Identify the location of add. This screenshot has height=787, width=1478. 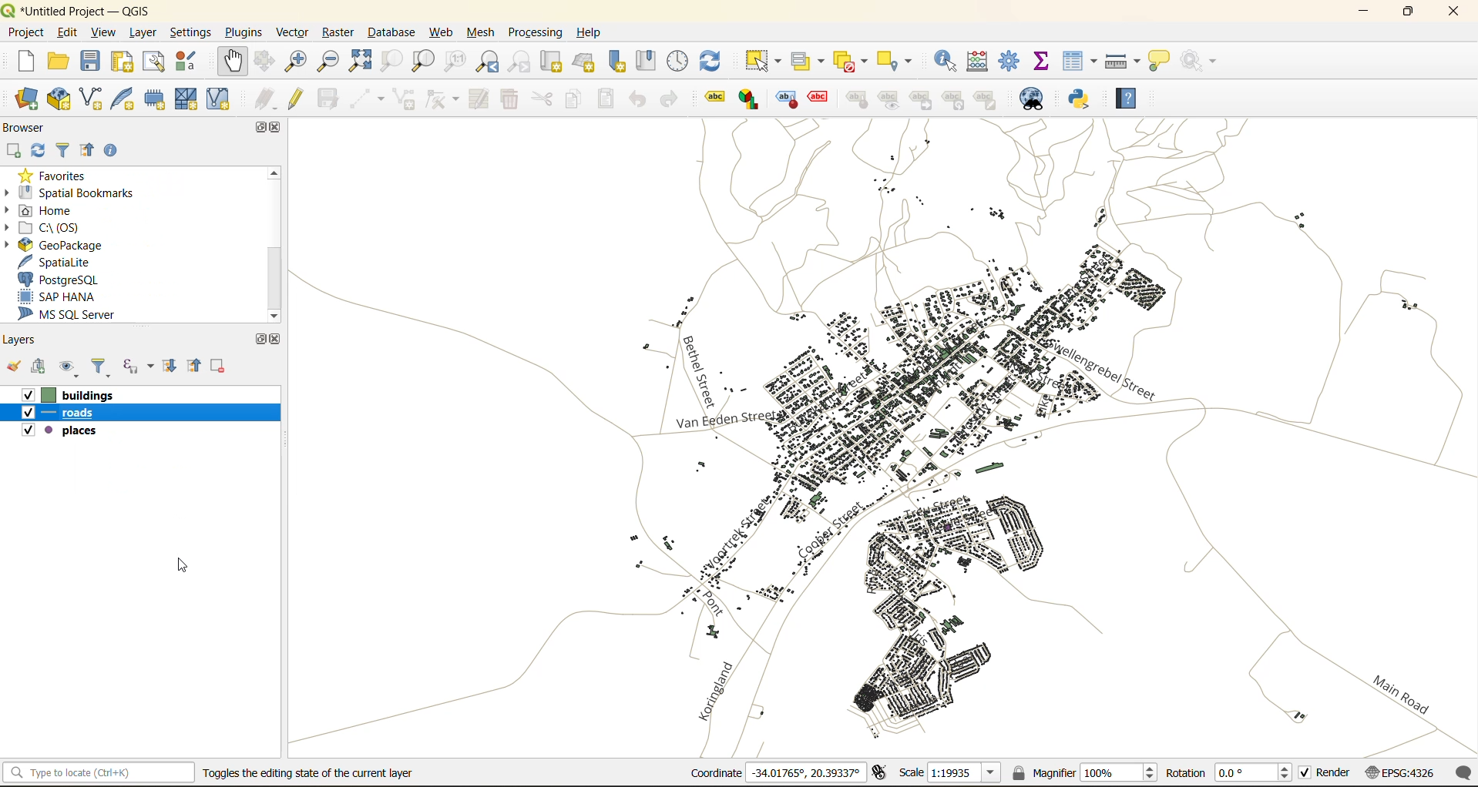
(12, 151).